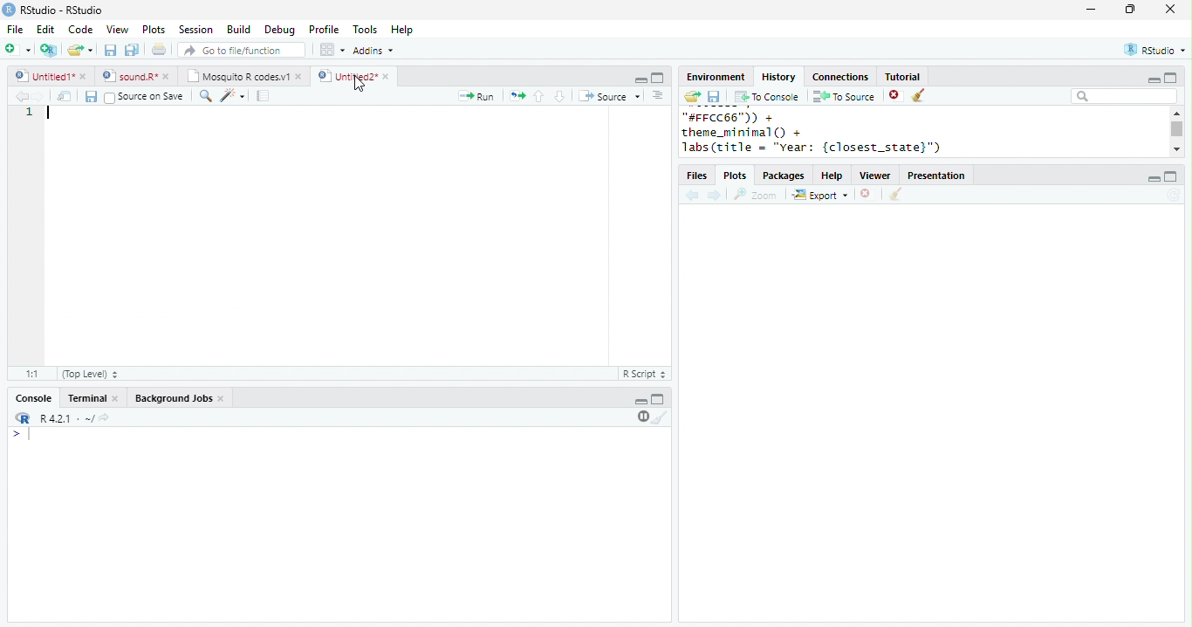 This screenshot has width=1192, height=627. I want to click on minimize, so click(641, 79).